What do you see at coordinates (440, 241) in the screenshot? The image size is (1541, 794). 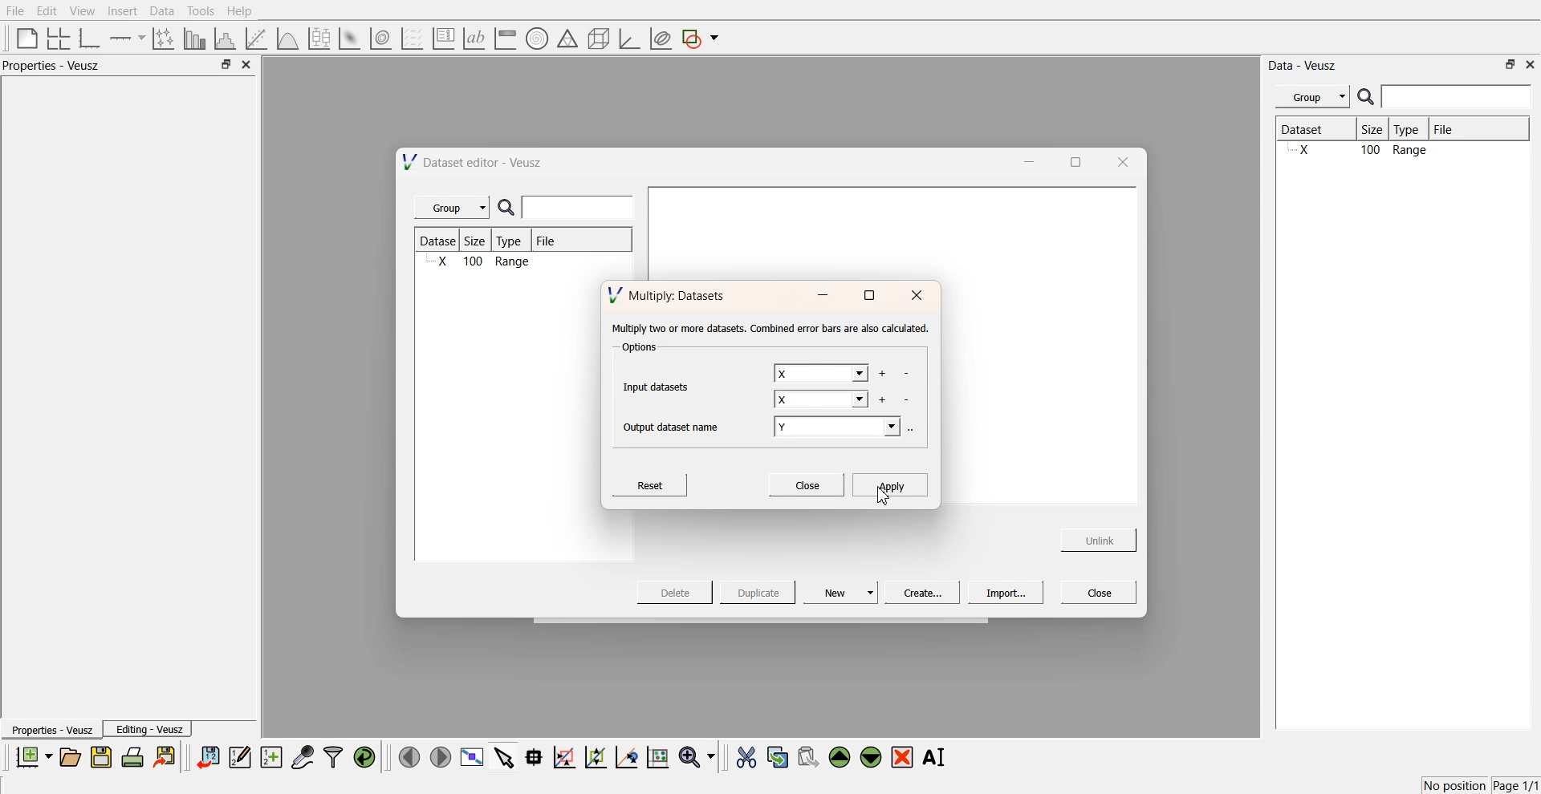 I see `Dataset` at bounding box center [440, 241].